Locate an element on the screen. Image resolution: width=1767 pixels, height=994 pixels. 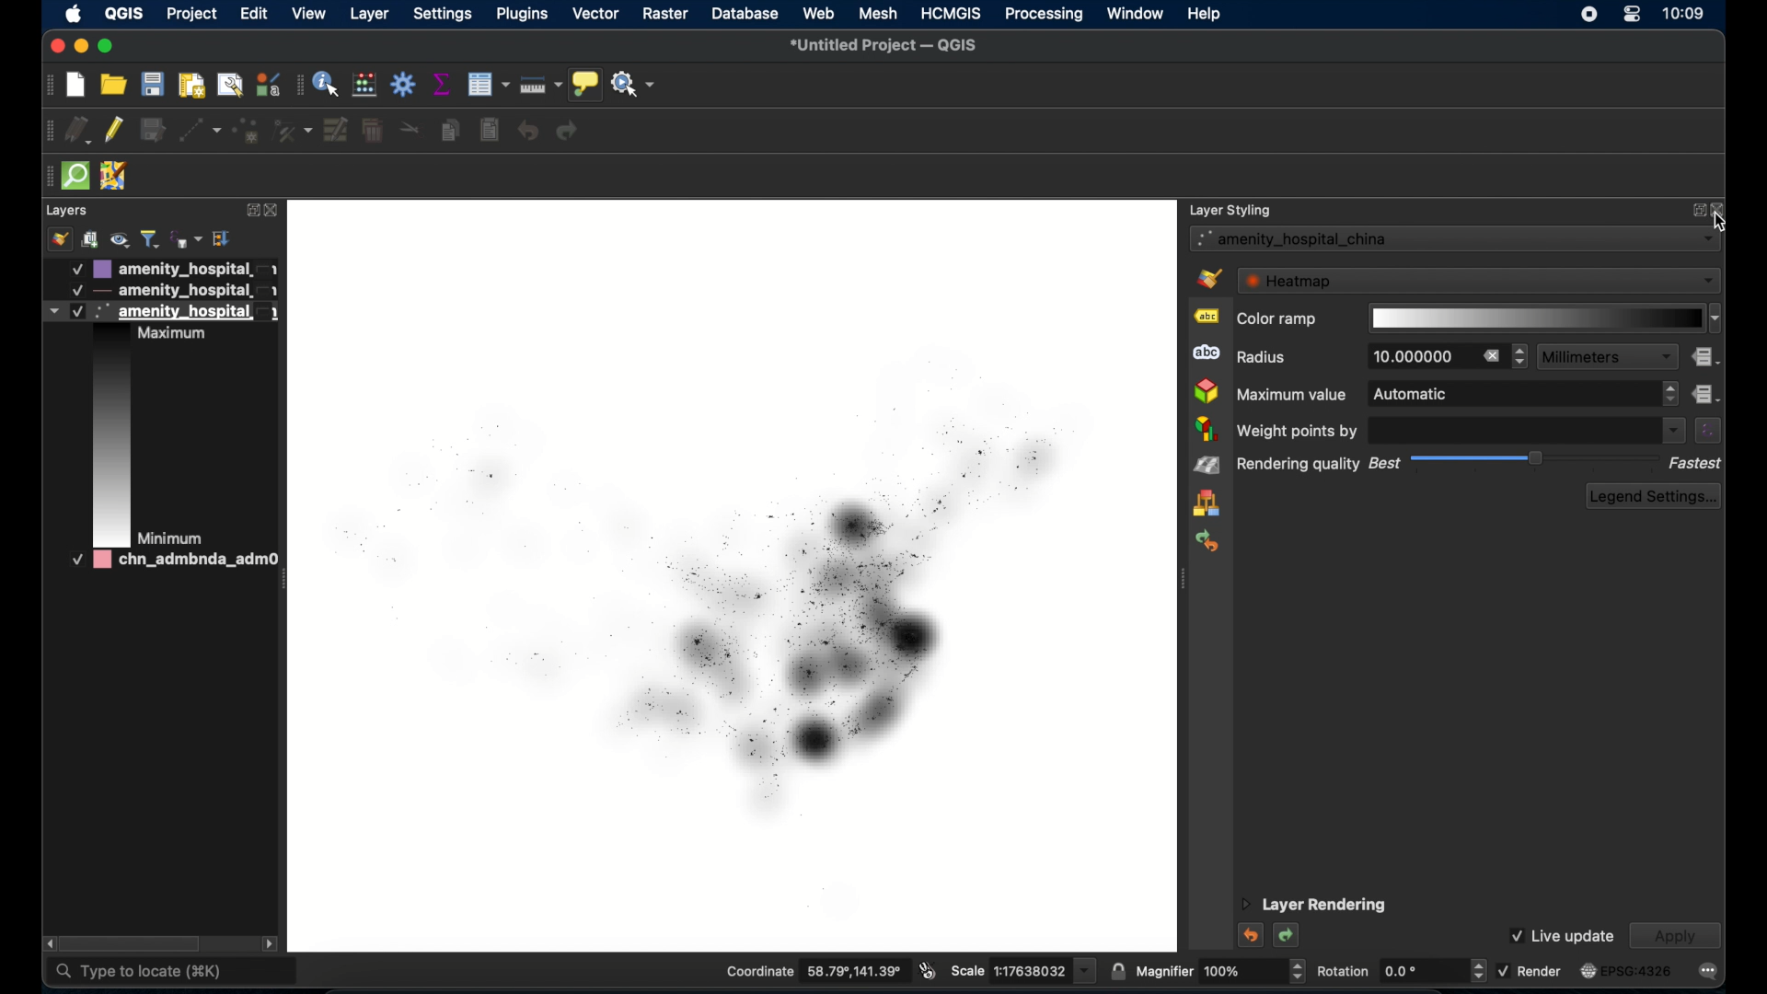
masks is located at coordinates (1207, 354).